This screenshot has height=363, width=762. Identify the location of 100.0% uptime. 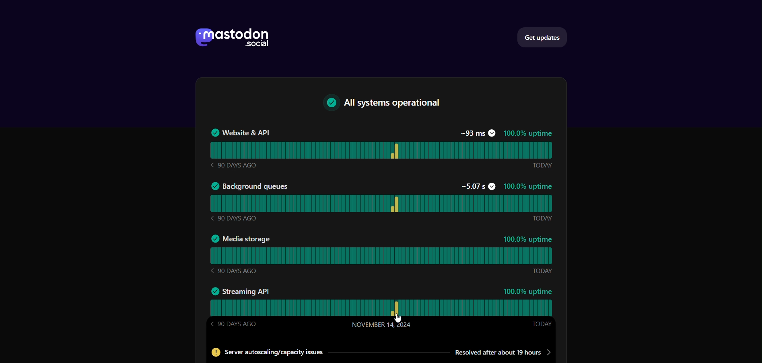
(528, 292).